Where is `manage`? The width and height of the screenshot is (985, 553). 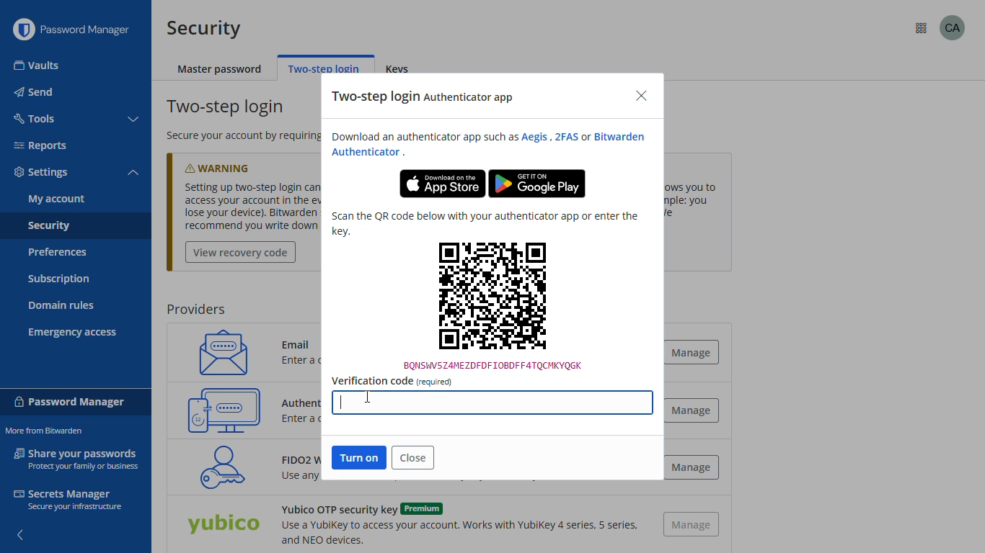
manage is located at coordinates (692, 410).